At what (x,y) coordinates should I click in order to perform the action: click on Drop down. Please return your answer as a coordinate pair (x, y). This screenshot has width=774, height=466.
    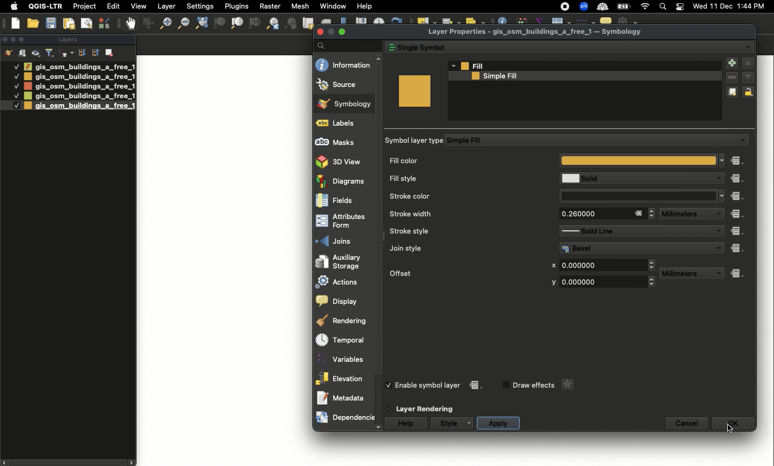
    Looking at the image, I should click on (748, 47).